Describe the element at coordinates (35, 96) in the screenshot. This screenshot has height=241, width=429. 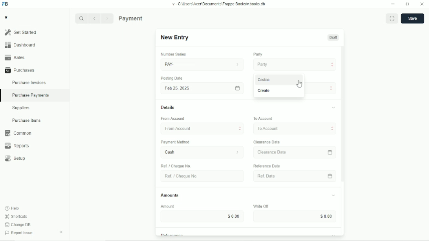
I see `Purchase Payments` at that location.